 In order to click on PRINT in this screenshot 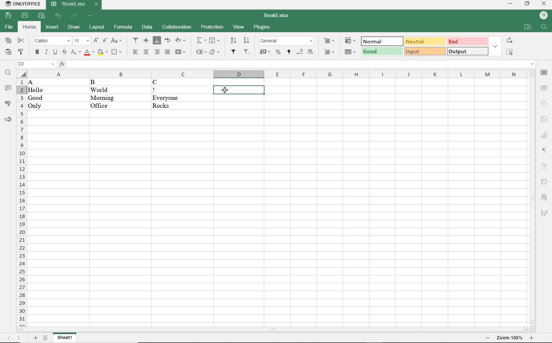, I will do `click(25, 16)`.